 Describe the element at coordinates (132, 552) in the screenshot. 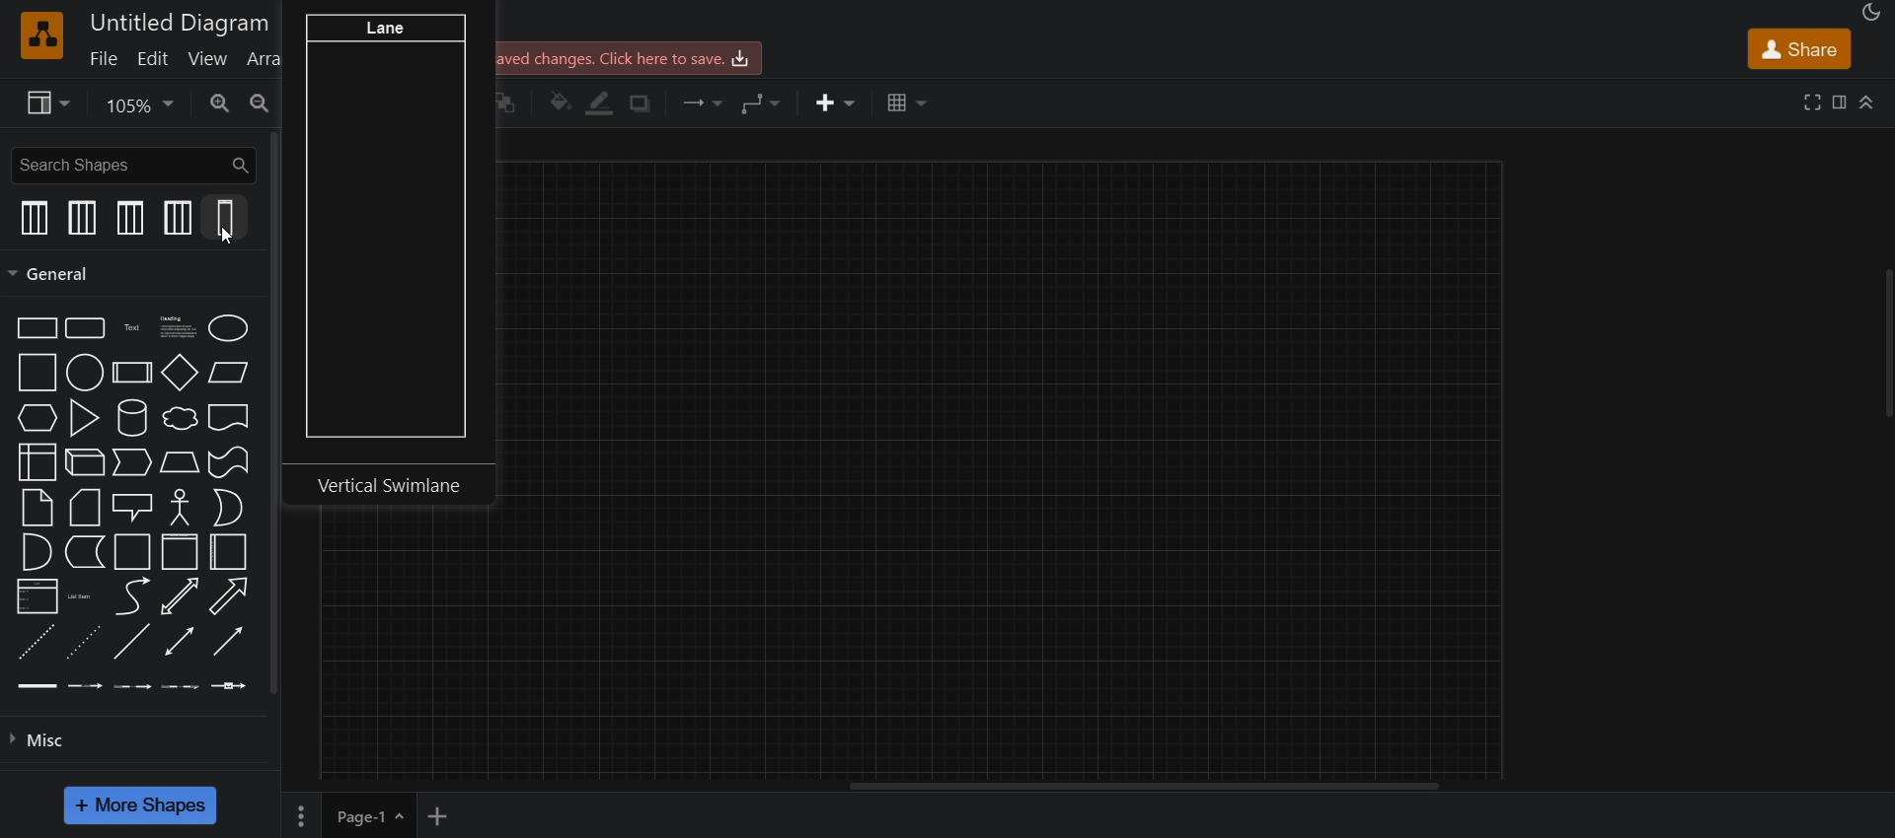

I see `container` at that location.